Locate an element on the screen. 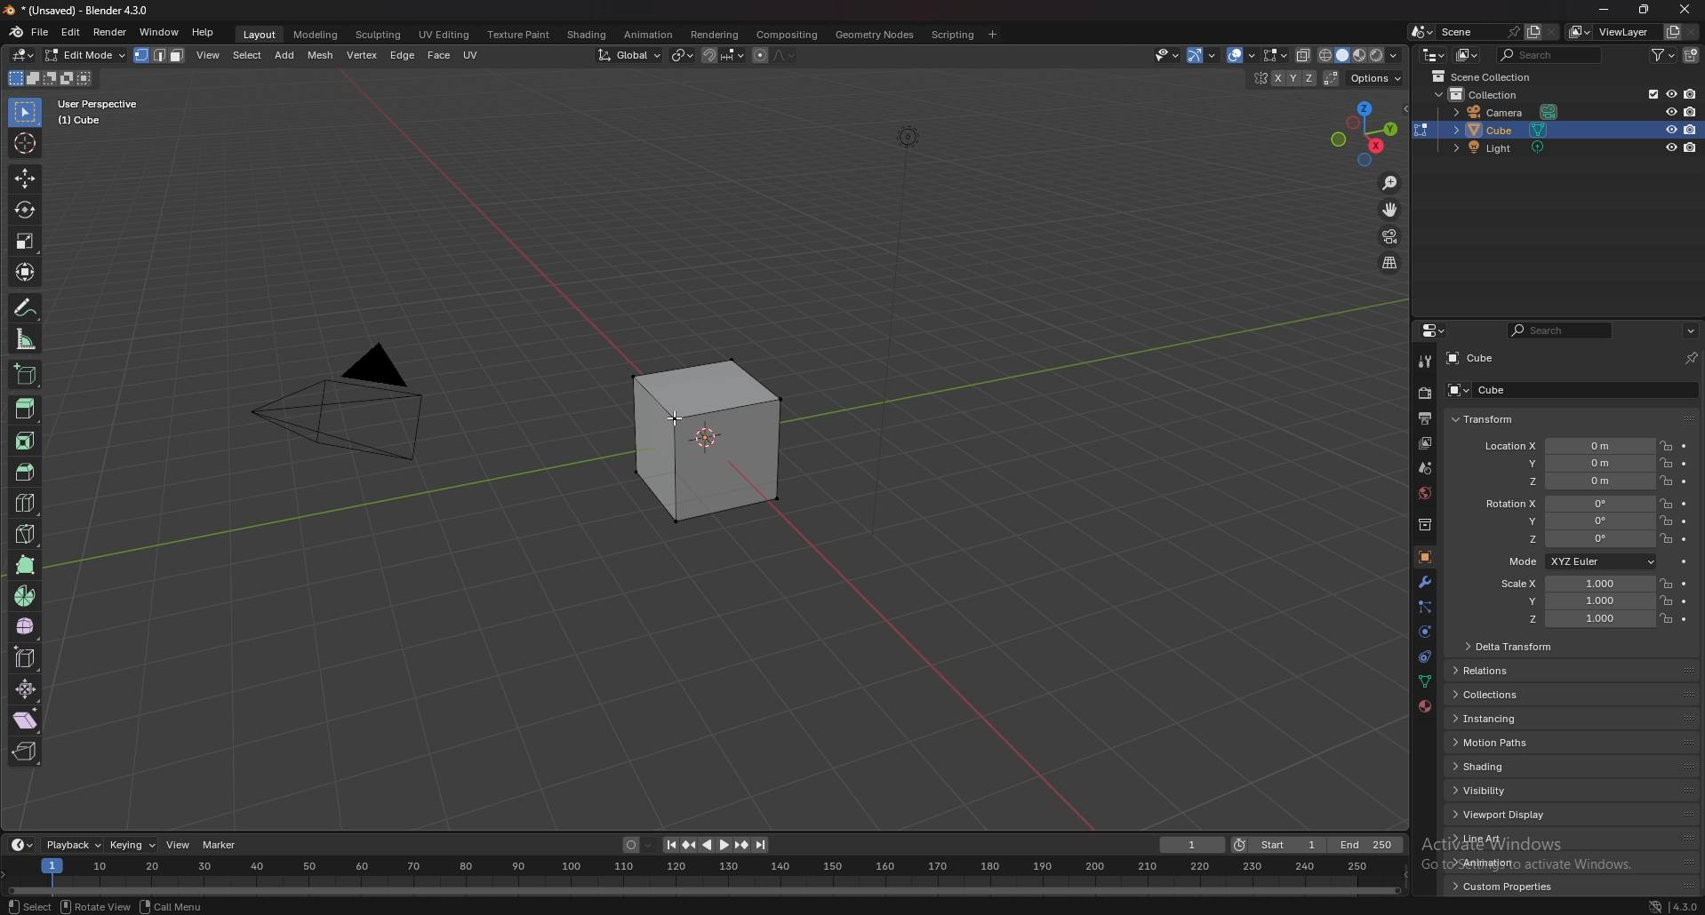 The height and width of the screenshot is (915, 1705). animate property is located at coordinates (1685, 504).